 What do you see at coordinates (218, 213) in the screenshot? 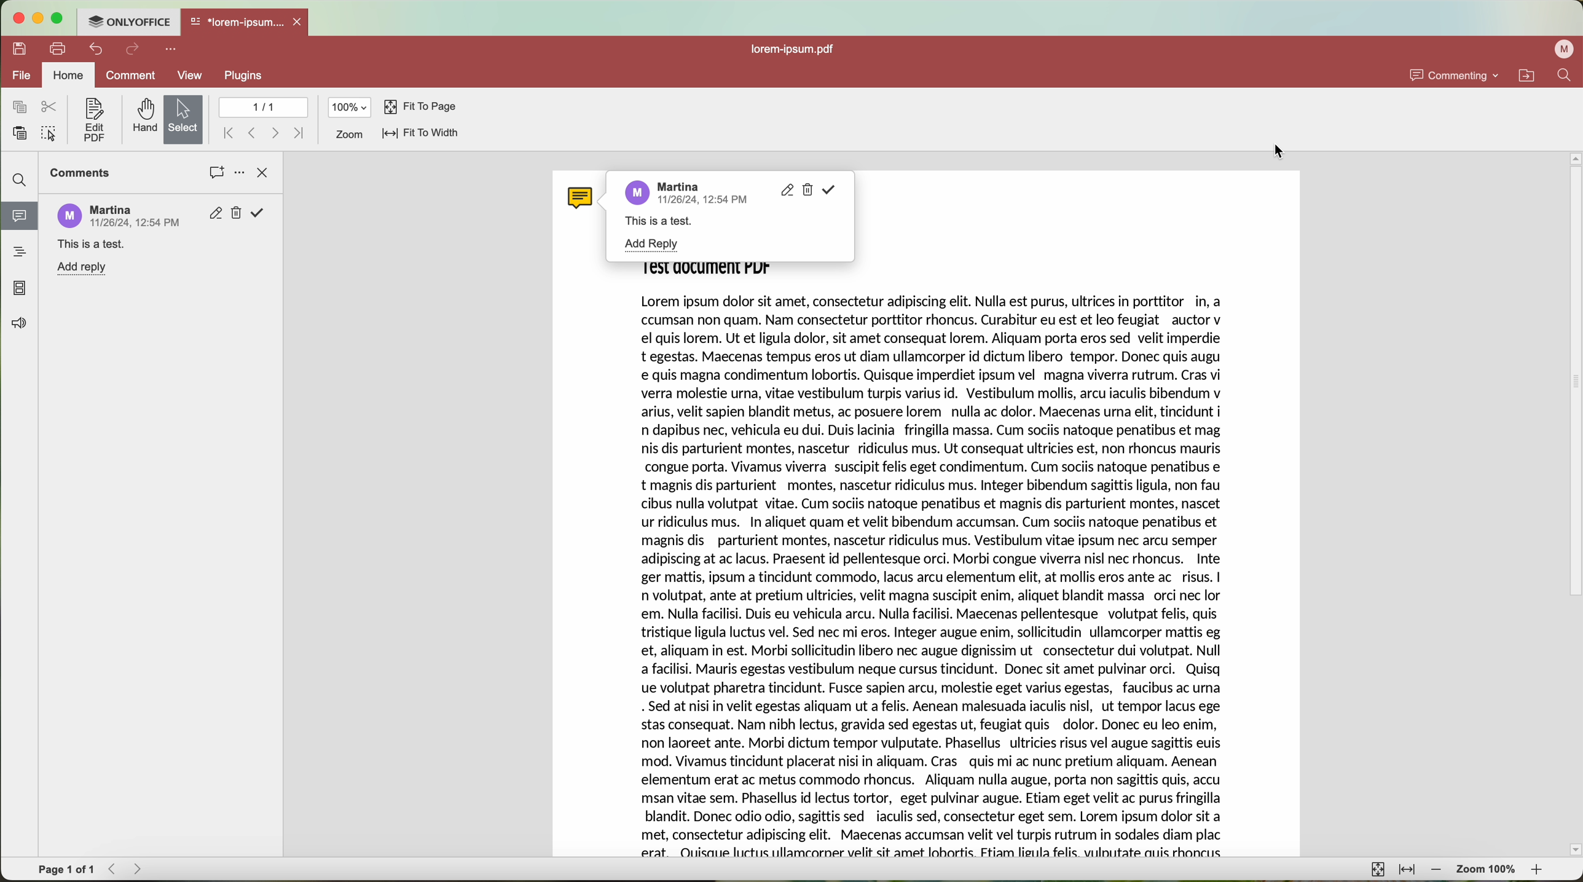
I see `edit` at bounding box center [218, 213].